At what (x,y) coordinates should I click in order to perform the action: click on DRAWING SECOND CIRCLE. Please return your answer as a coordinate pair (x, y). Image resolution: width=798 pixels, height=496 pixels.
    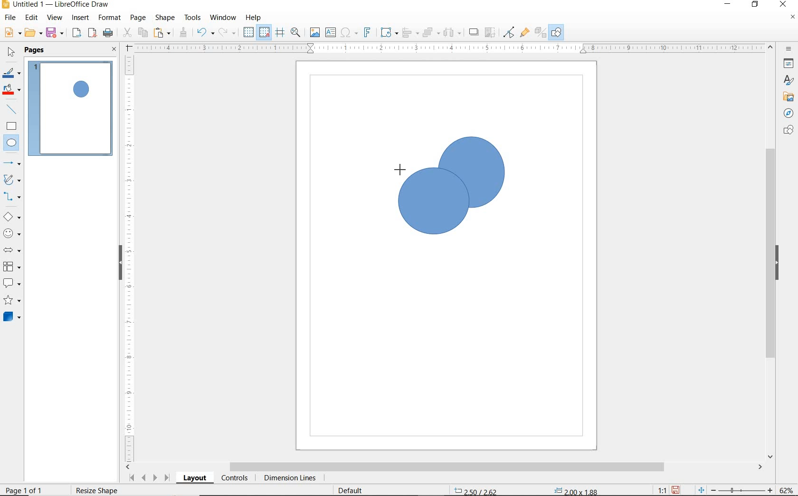
    Looking at the image, I should click on (433, 204).